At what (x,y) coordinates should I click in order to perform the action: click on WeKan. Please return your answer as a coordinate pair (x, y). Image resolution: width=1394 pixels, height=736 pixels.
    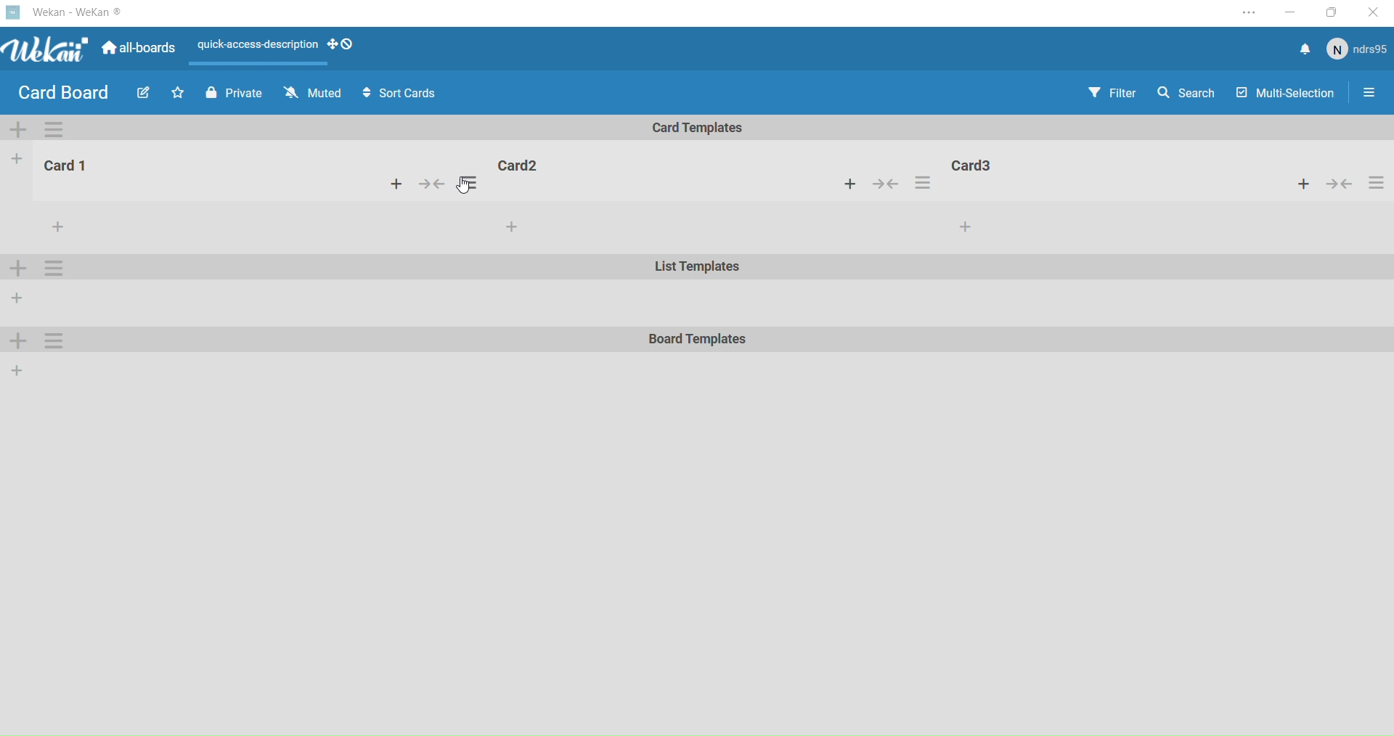
    Looking at the image, I should click on (45, 51).